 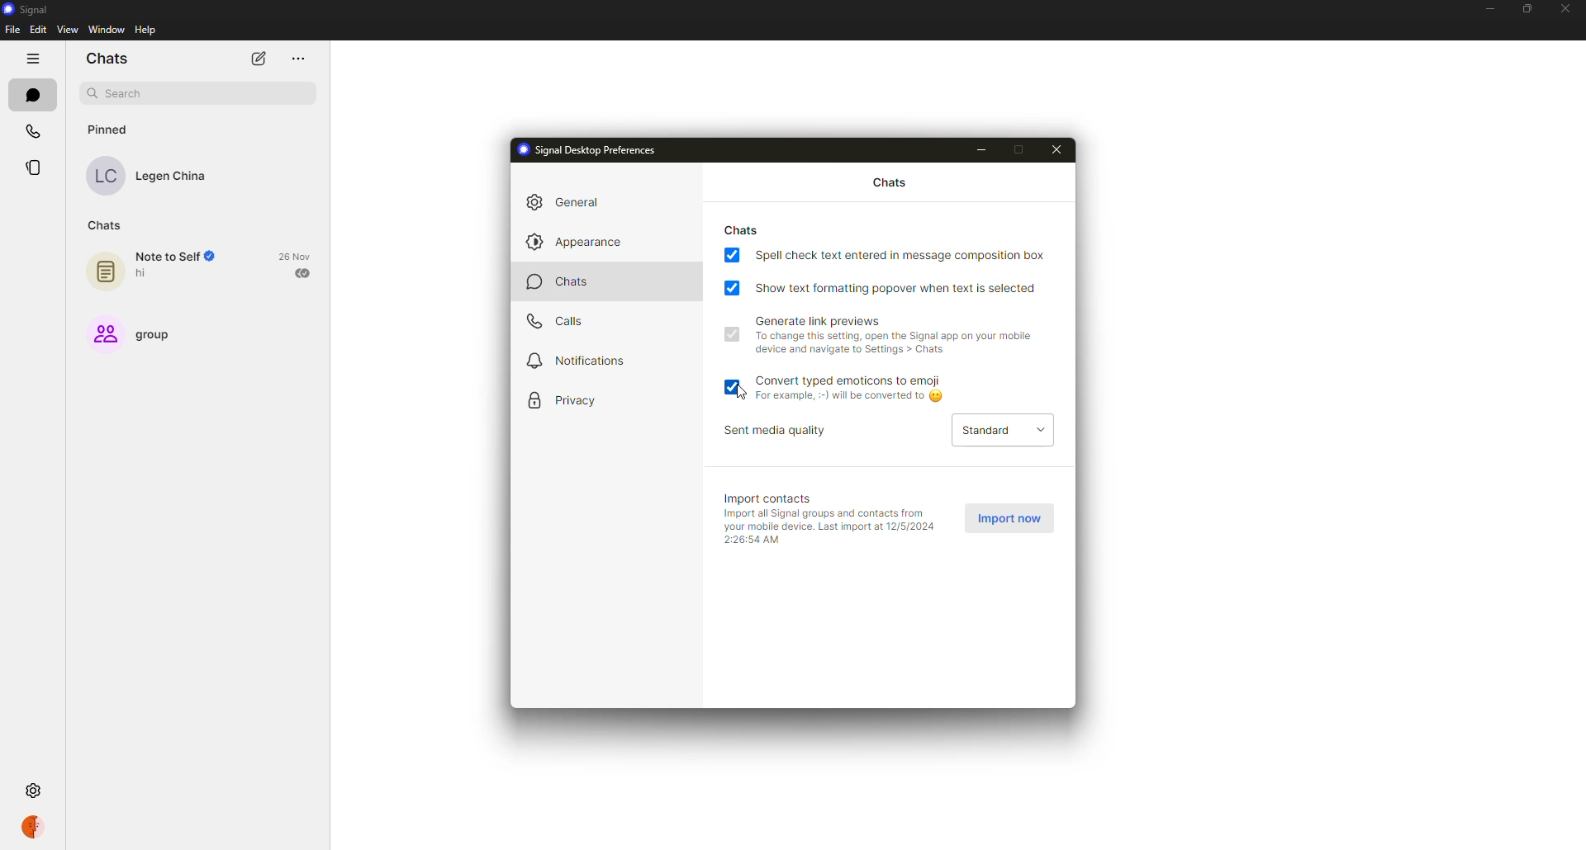 What do you see at coordinates (829, 526) in the screenshot?
I see `info` at bounding box center [829, 526].